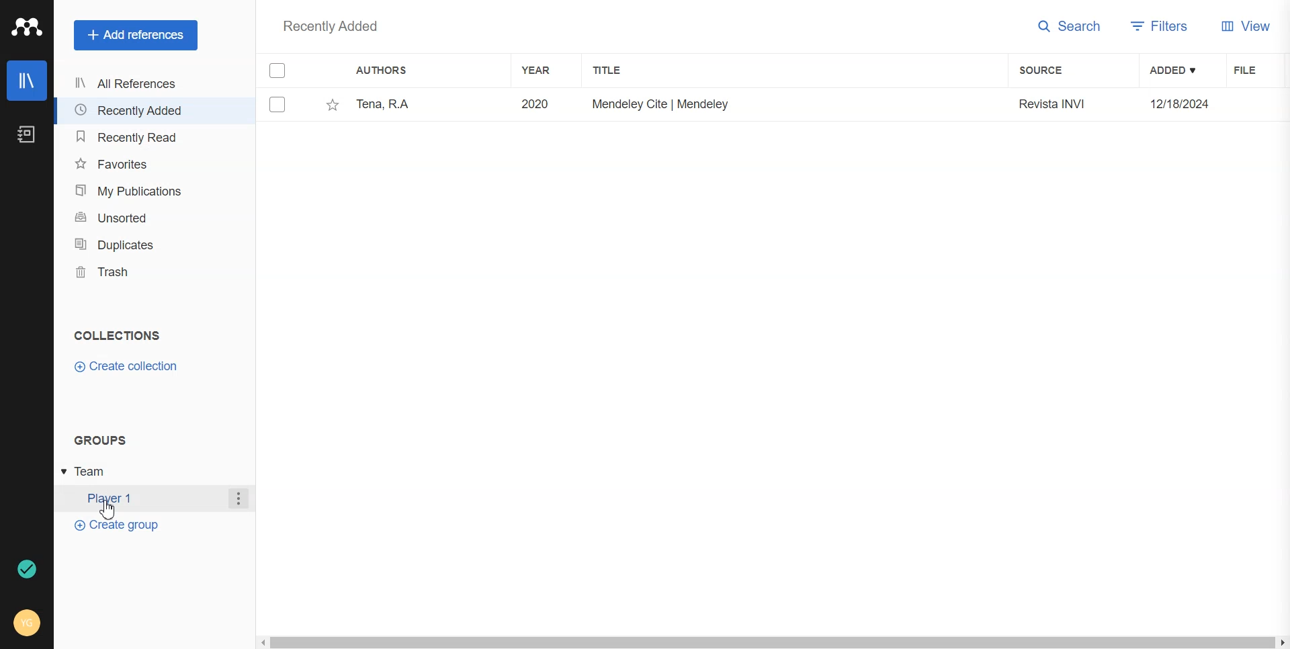  Describe the element at coordinates (386, 71) in the screenshot. I see `Authors` at that location.